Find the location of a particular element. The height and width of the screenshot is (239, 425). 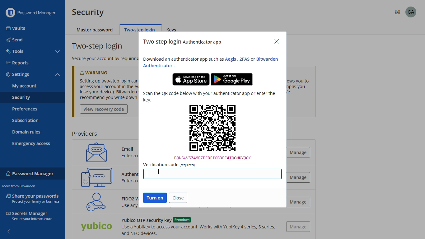

two-step login is located at coordinates (140, 29).